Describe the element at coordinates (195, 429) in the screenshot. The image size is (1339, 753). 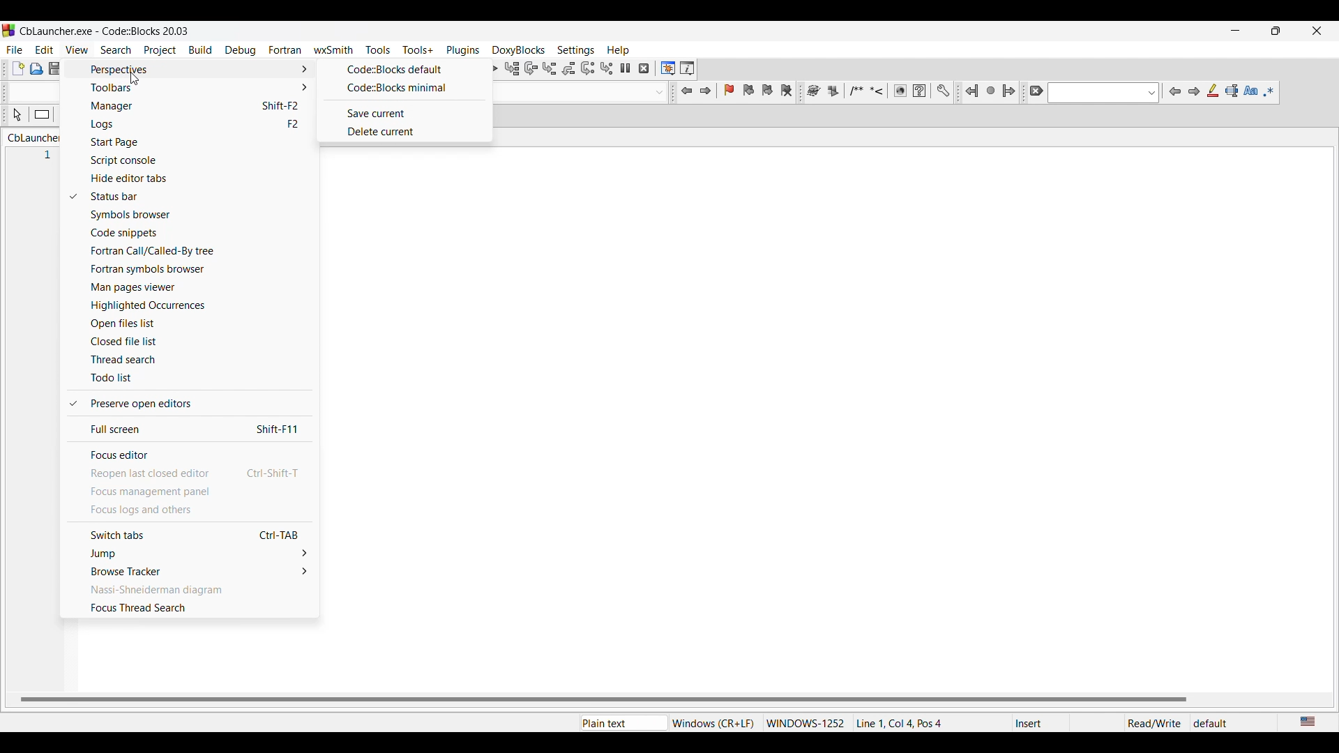
I see `Full screen` at that location.